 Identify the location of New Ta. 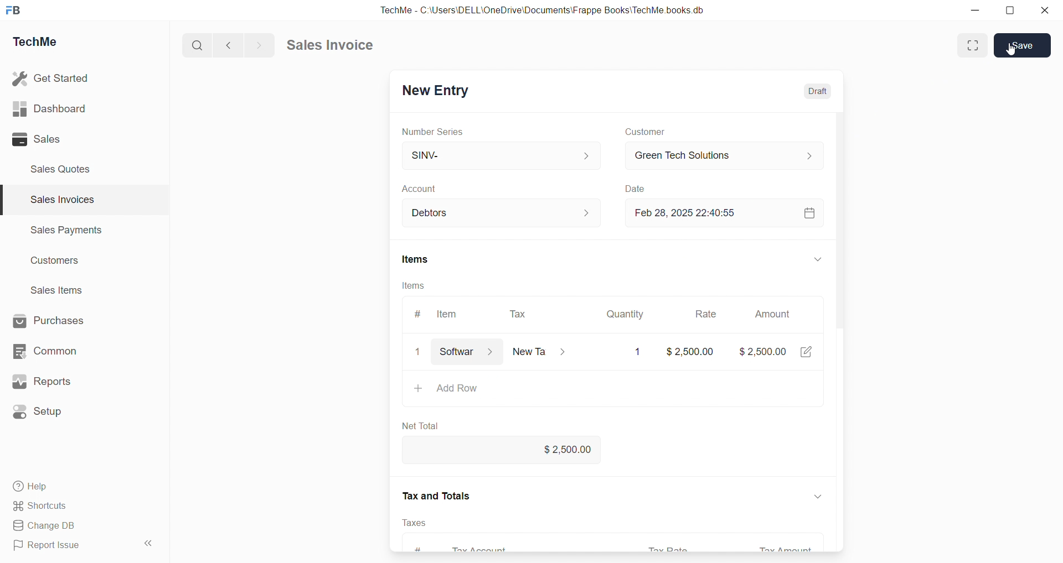
(540, 352).